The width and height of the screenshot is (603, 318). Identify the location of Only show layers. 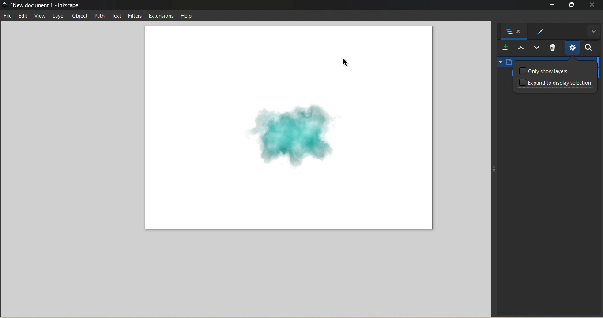
(544, 71).